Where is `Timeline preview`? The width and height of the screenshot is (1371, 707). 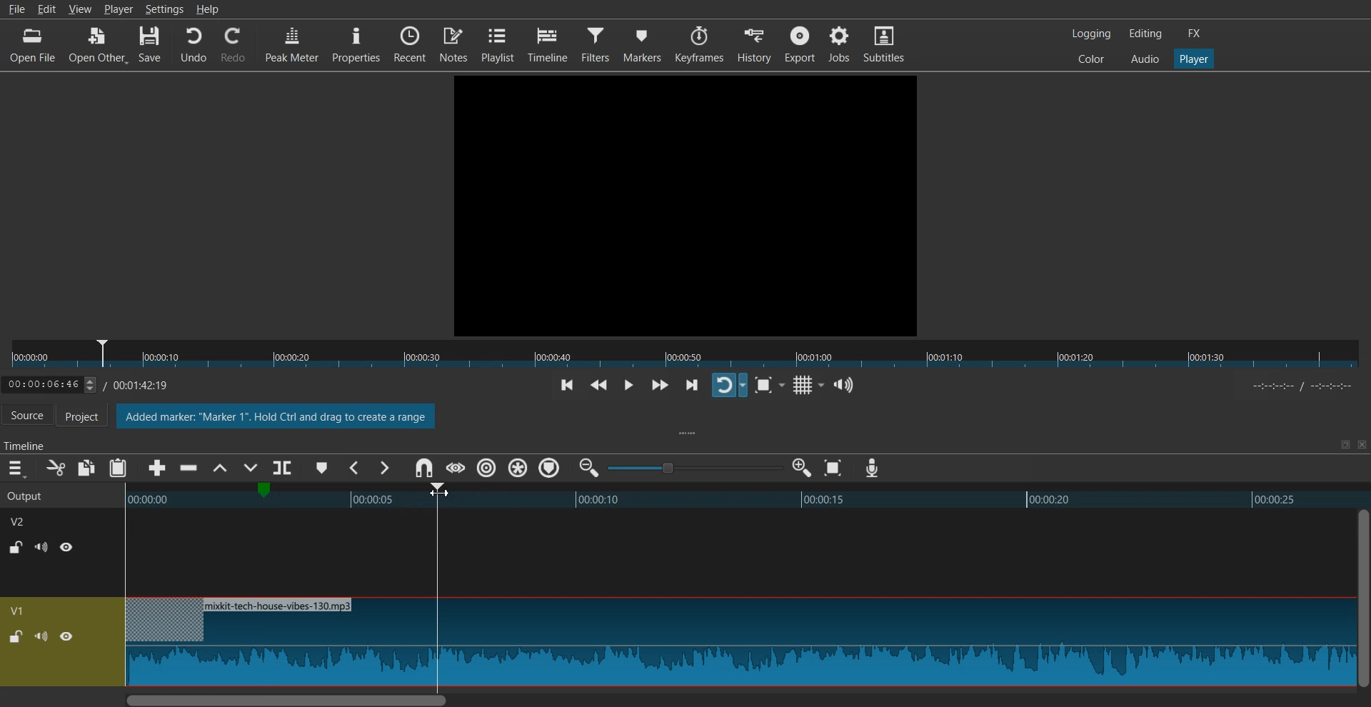
Timeline preview is located at coordinates (736, 498).